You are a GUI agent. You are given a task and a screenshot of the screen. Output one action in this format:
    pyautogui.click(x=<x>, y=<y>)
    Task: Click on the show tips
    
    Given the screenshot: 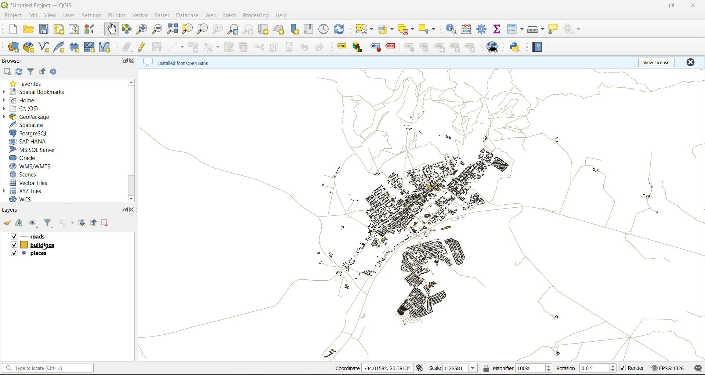 What is the action you would take?
    pyautogui.click(x=553, y=30)
    